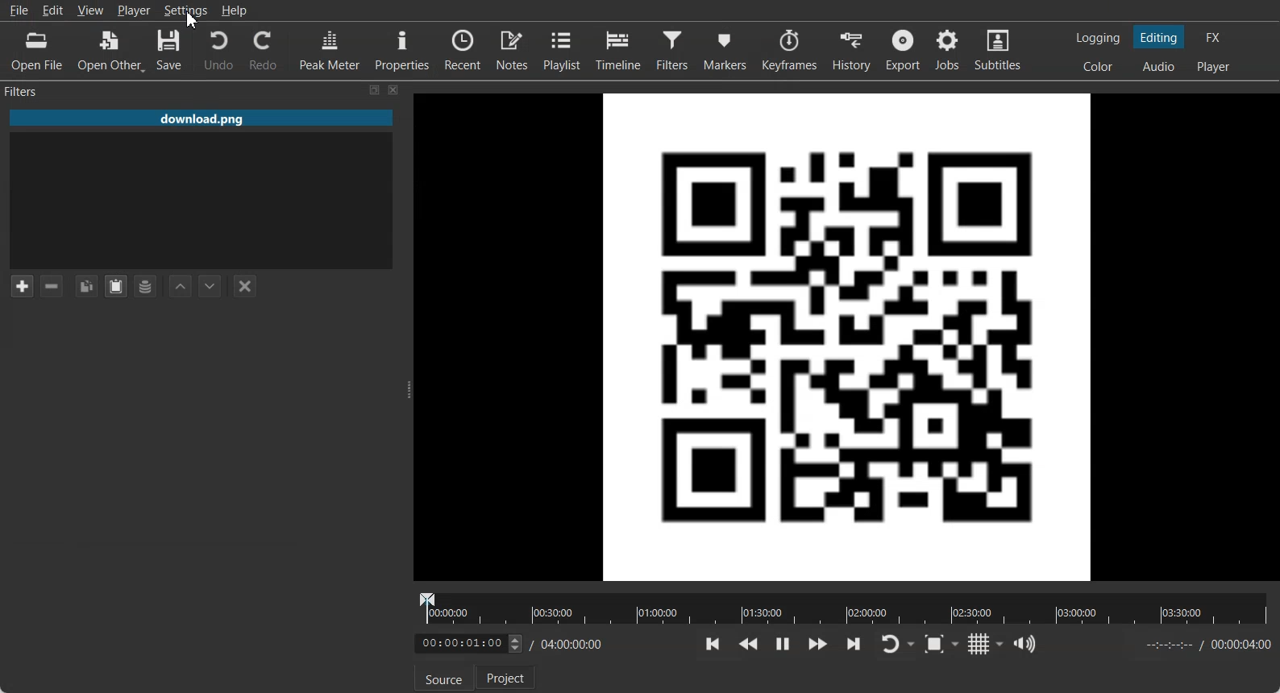 The image size is (1280, 693). What do you see at coordinates (1160, 37) in the screenshot?
I see `Switch to the Editing layout` at bounding box center [1160, 37].